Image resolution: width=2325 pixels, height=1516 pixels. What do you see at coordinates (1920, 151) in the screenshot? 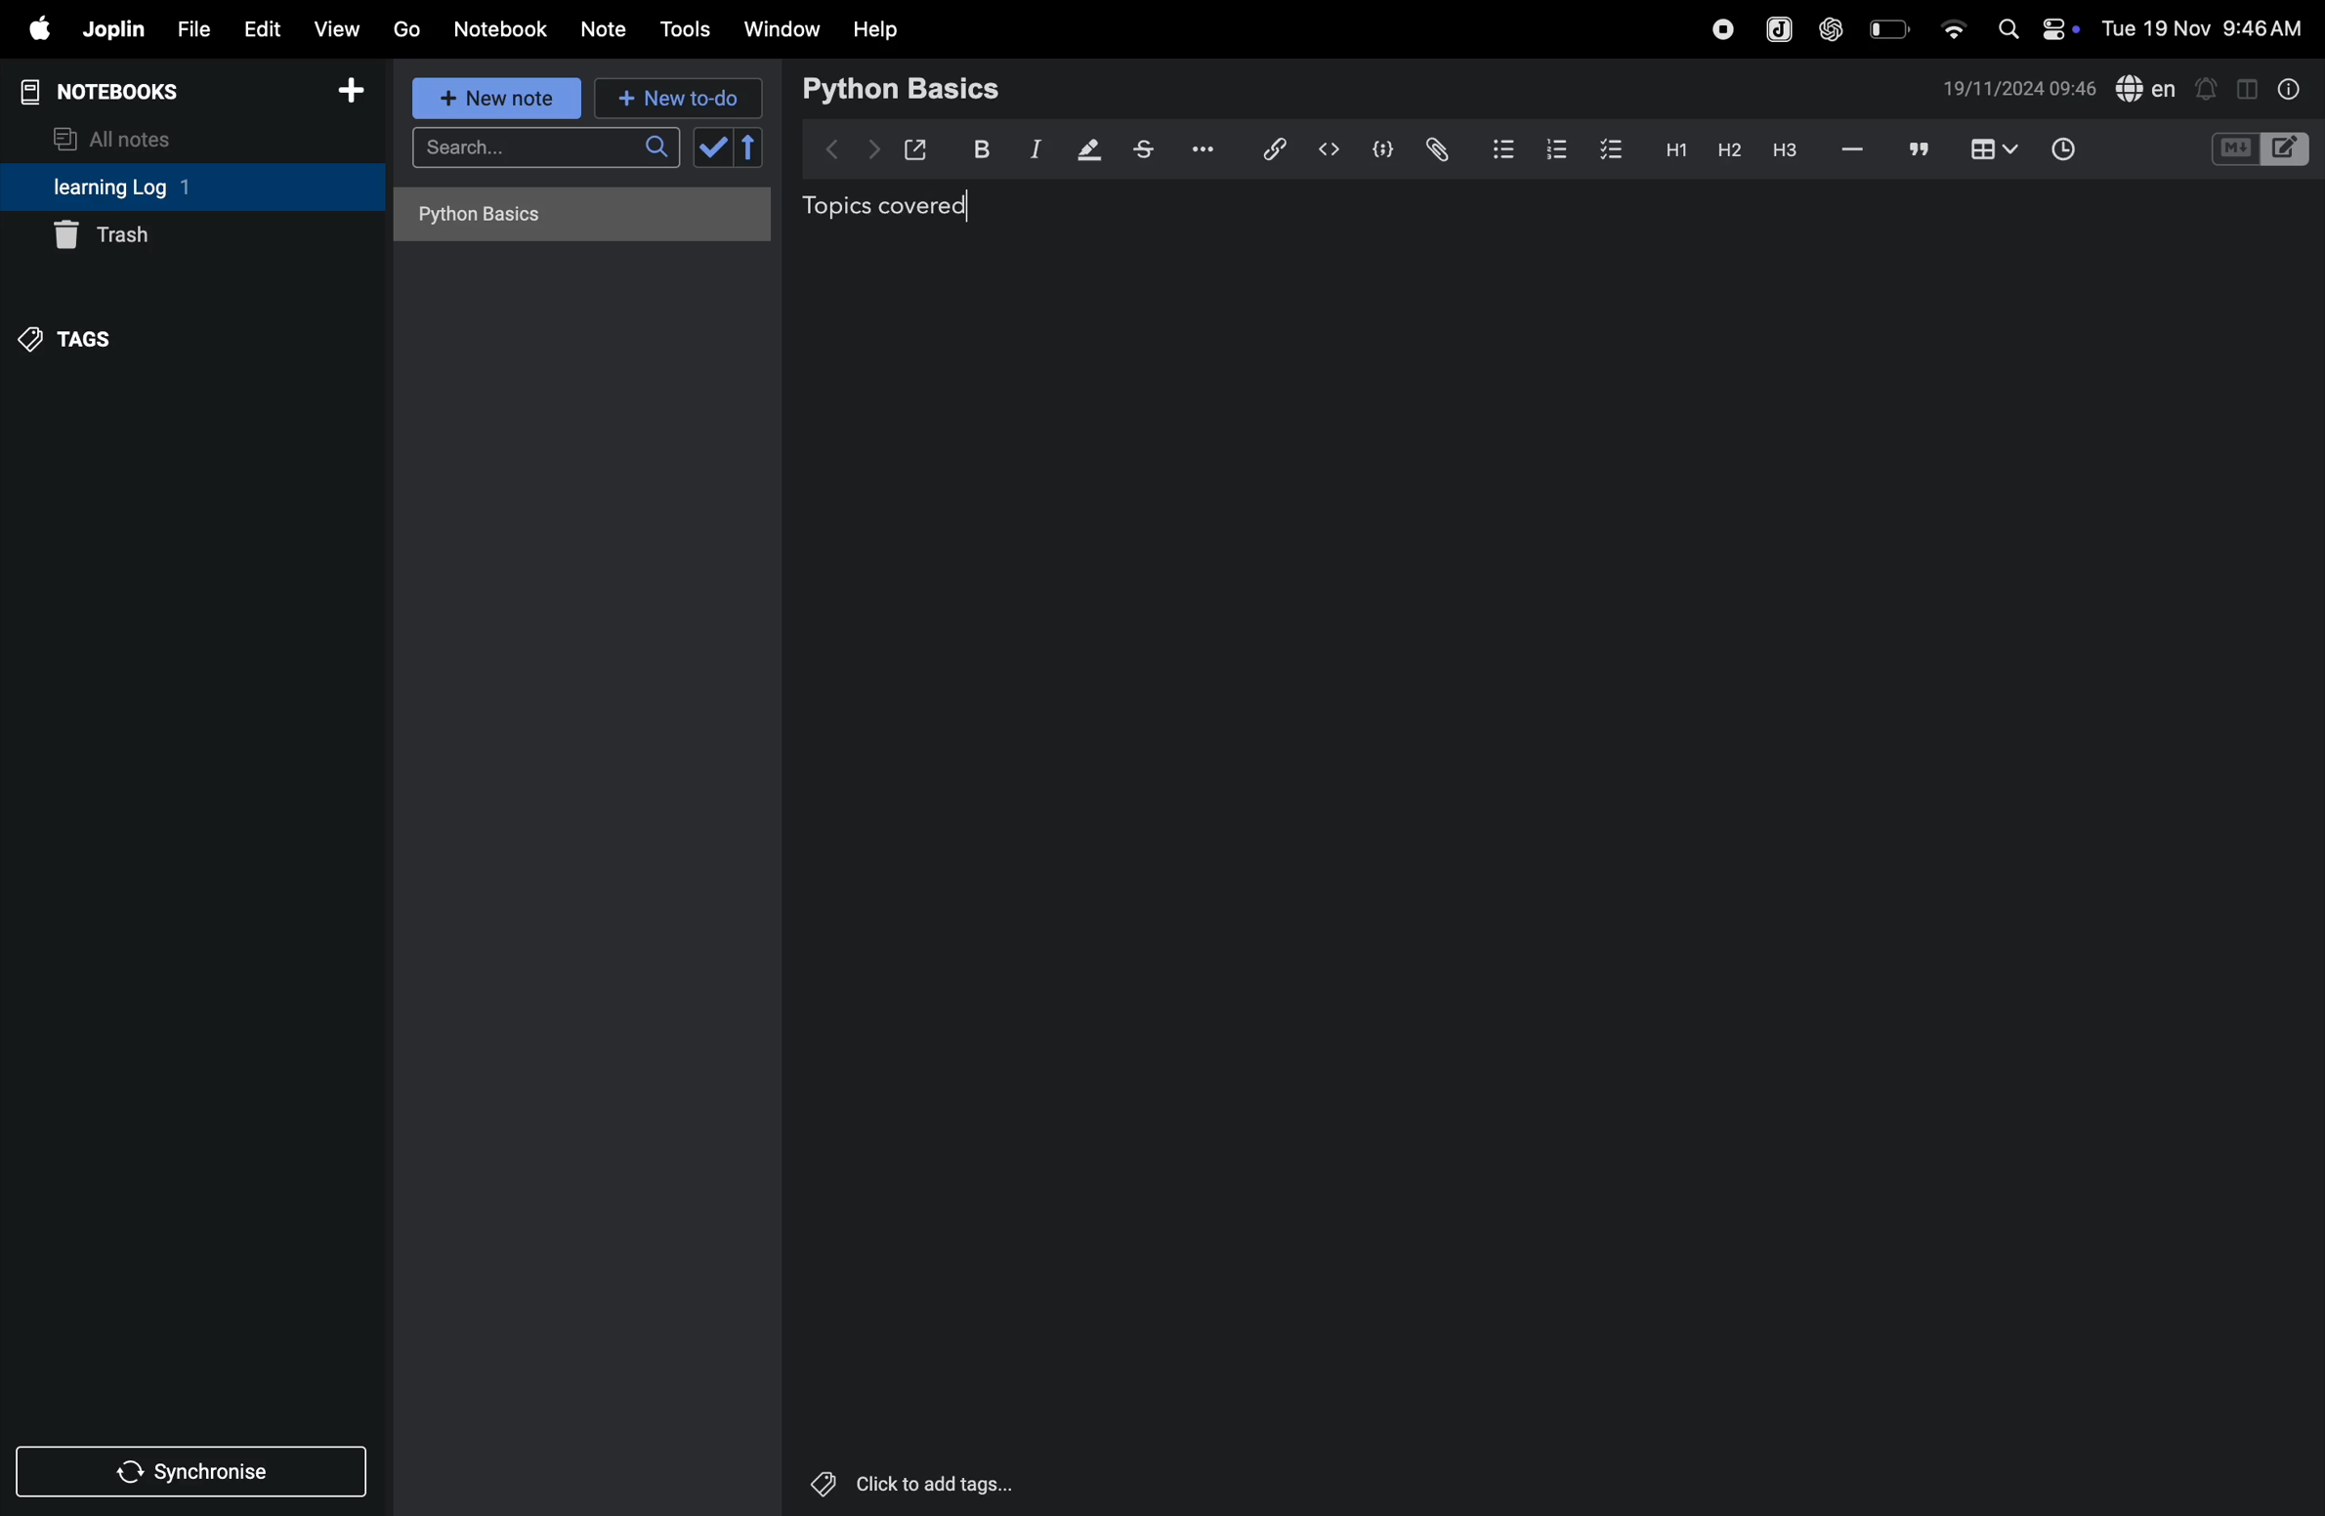
I see `comment` at bounding box center [1920, 151].